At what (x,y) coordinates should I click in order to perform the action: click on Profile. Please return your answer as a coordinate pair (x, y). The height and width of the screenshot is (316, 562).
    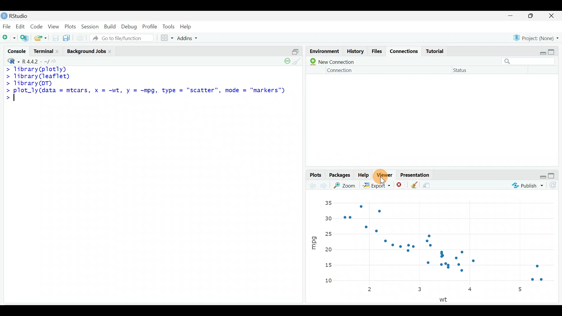
    Looking at the image, I should click on (150, 26).